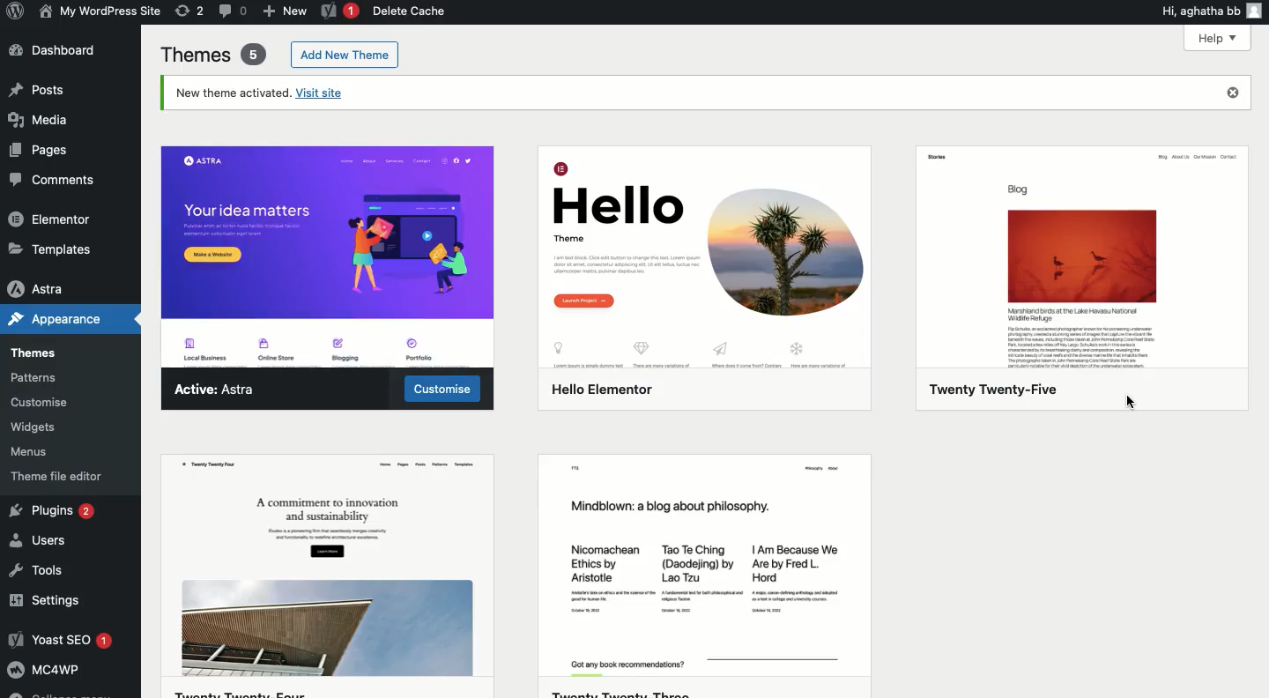  Describe the element at coordinates (63, 636) in the screenshot. I see `Yoast SEO 1` at that location.